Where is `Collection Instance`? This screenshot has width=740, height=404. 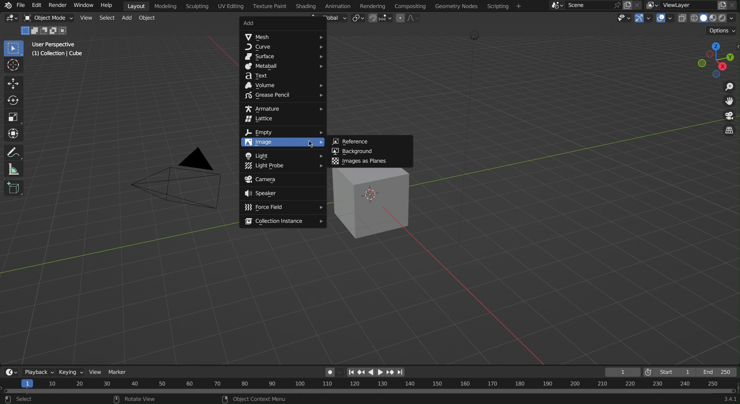 Collection Instance is located at coordinates (281, 221).